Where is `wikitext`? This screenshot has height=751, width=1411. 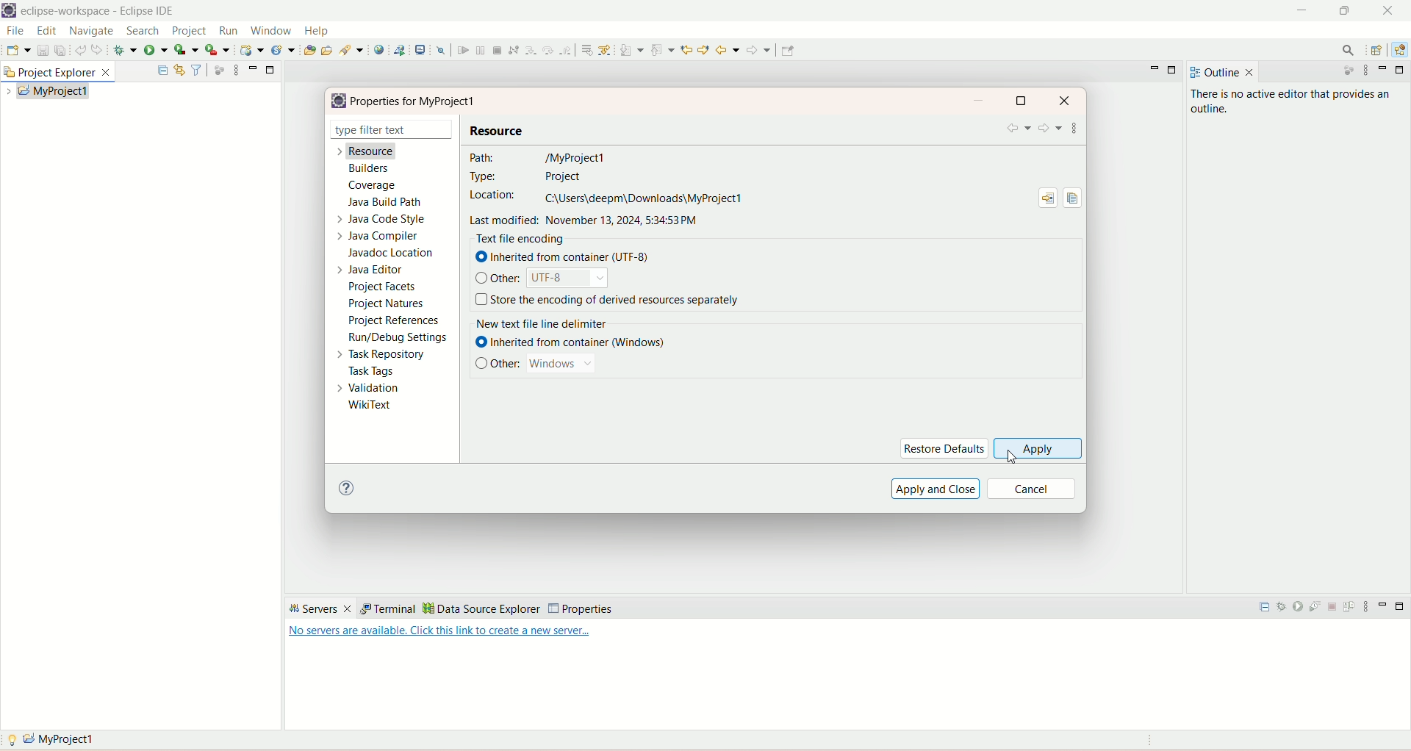
wikitext is located at coordinates (373, 406).